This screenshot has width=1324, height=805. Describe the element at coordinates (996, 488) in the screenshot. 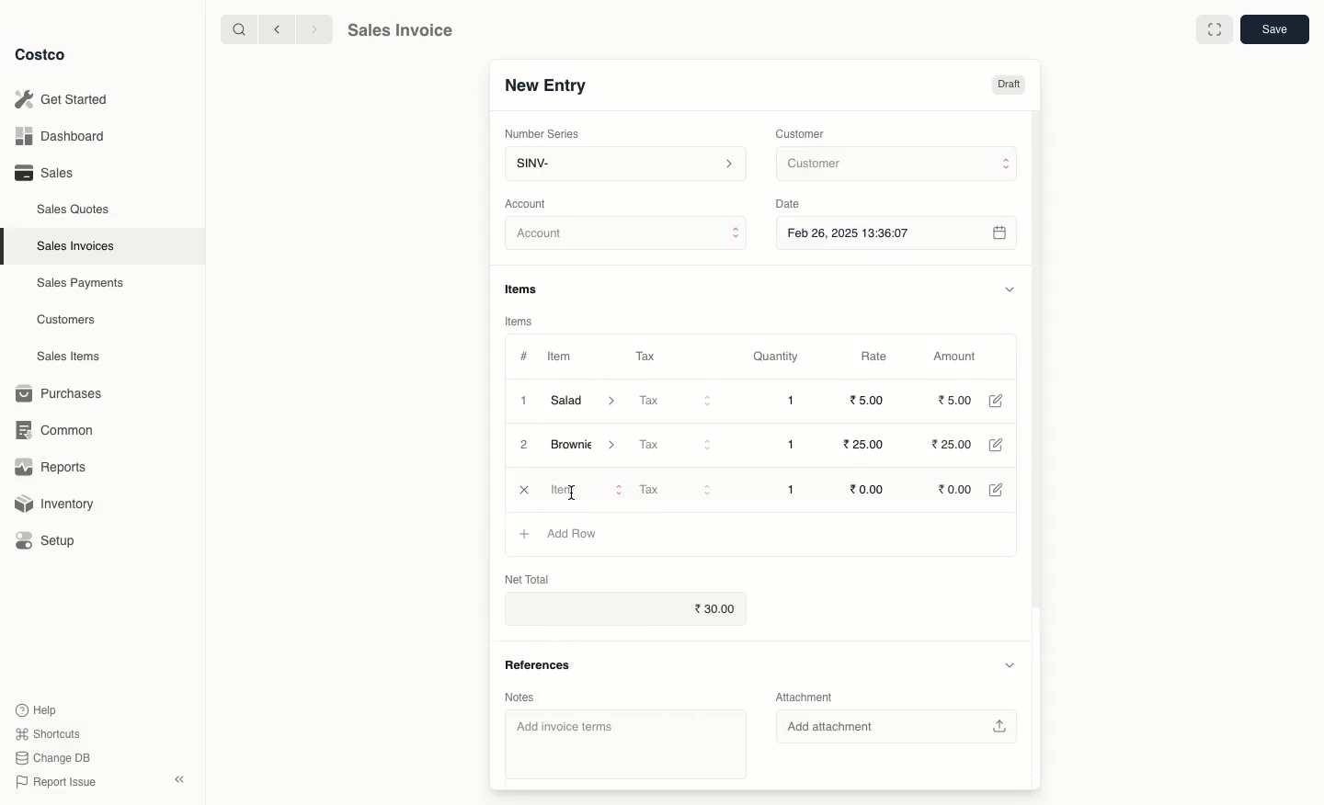

I see `Edit` at that location.